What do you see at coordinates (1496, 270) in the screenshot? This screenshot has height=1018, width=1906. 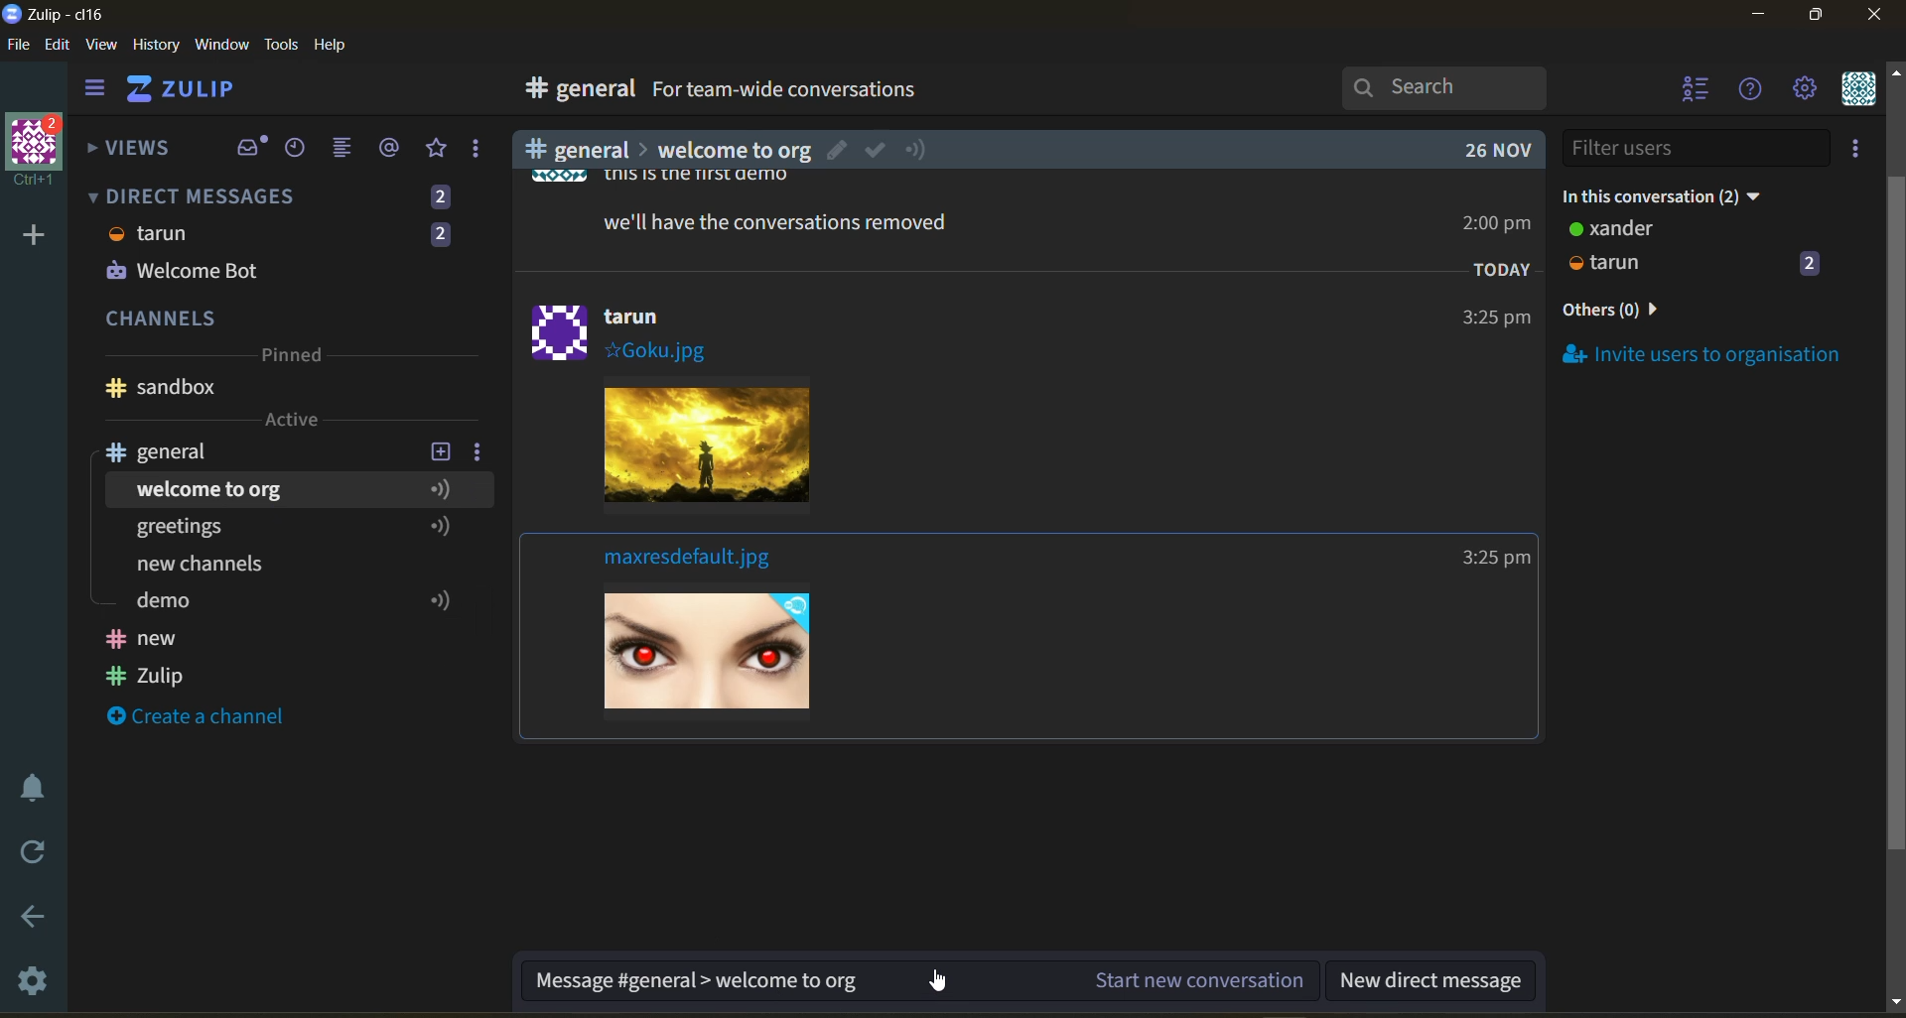 I see `` at bounding box center [1496, 270].